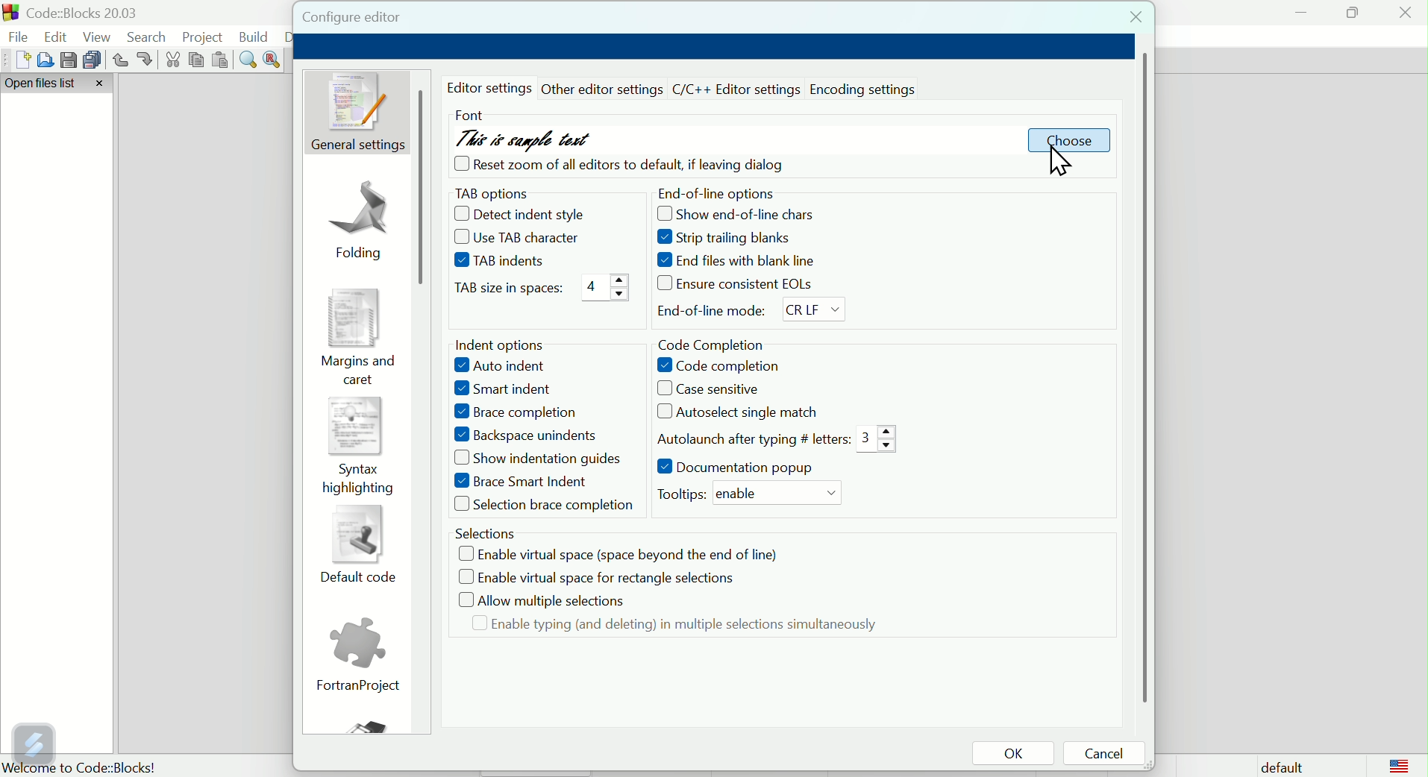  I want to click on Case sensitive, so click(714, 388).